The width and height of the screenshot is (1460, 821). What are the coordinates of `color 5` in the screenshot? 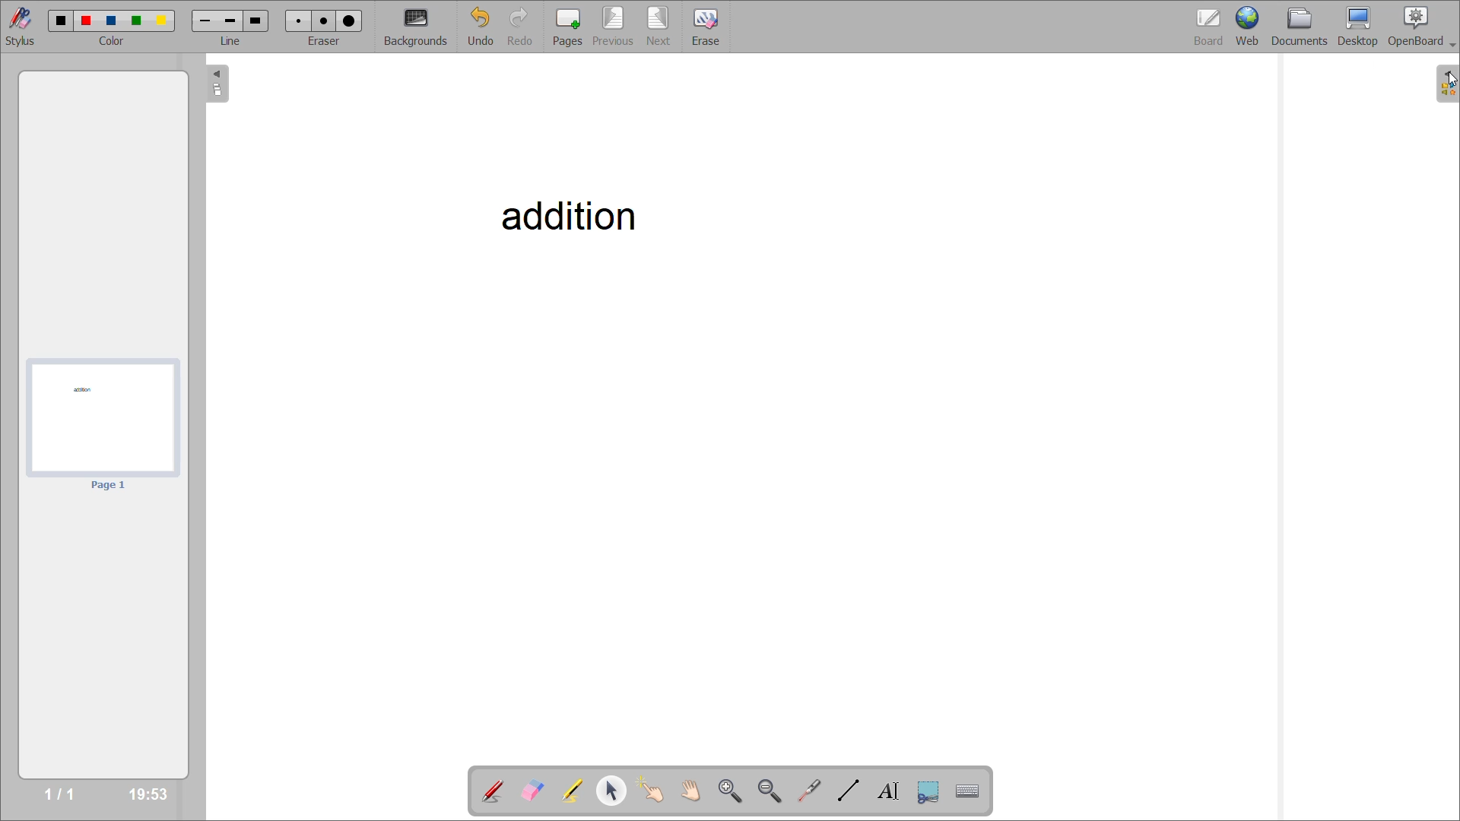 It's located at (162, 21).